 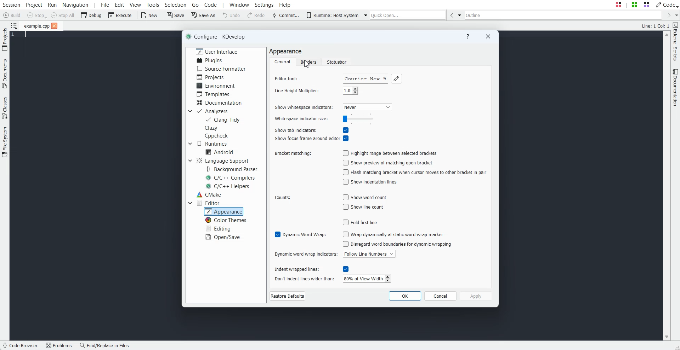 I want to click on Plugins, so click(x=210, y=60).